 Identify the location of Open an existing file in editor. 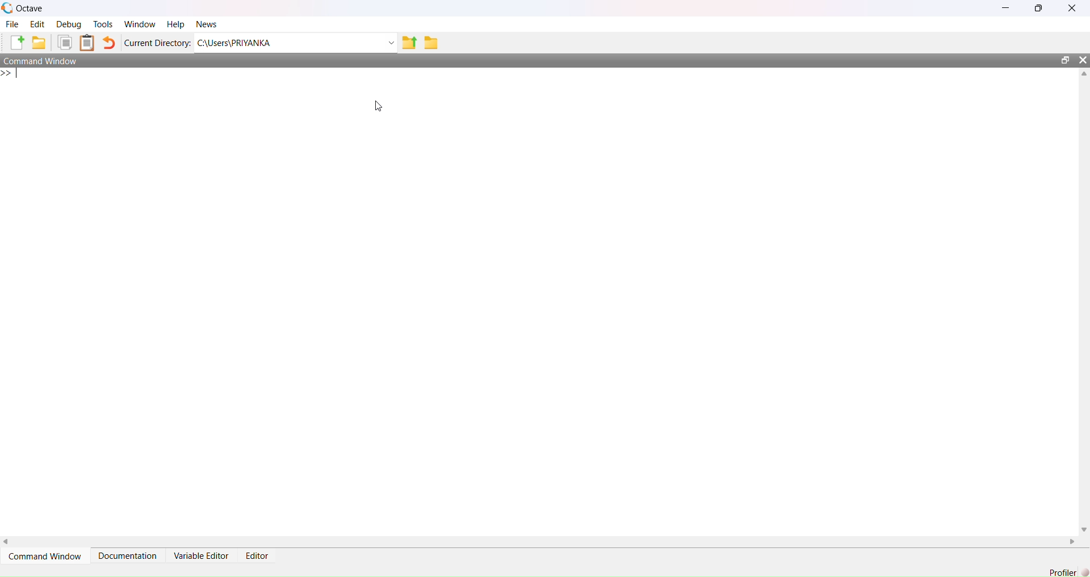
(41, 43).